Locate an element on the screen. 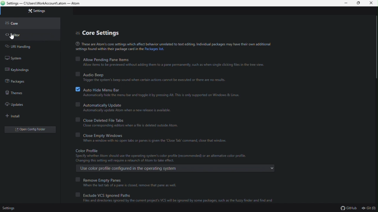  Restore is located at coordinates (357, 4).